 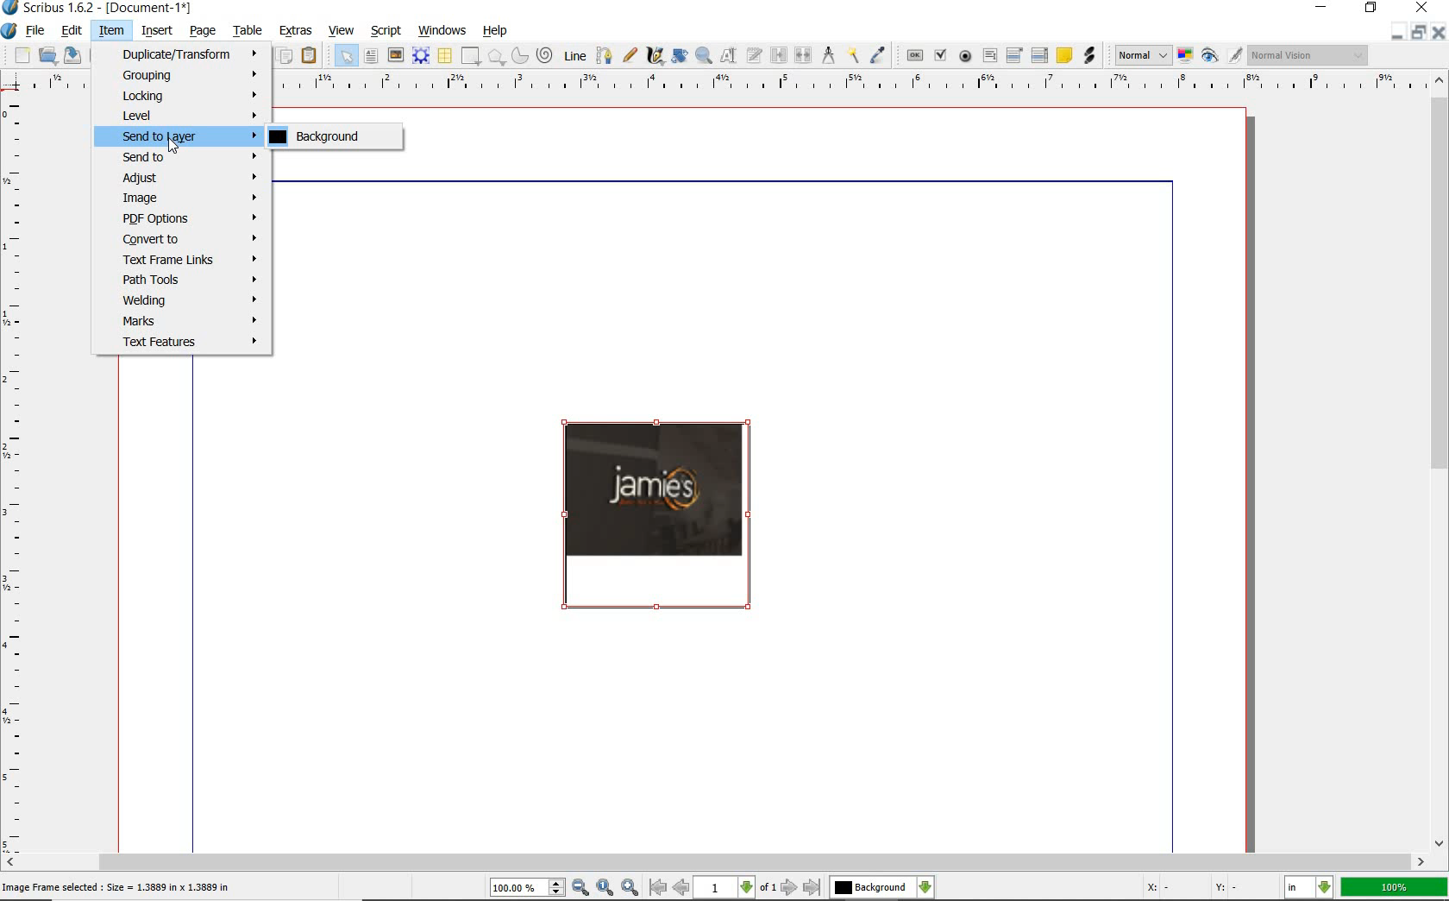 What do you see at coordinates (682, 890) in the screenshot?
I see `Previous Page` at bounding box center [682, 890].